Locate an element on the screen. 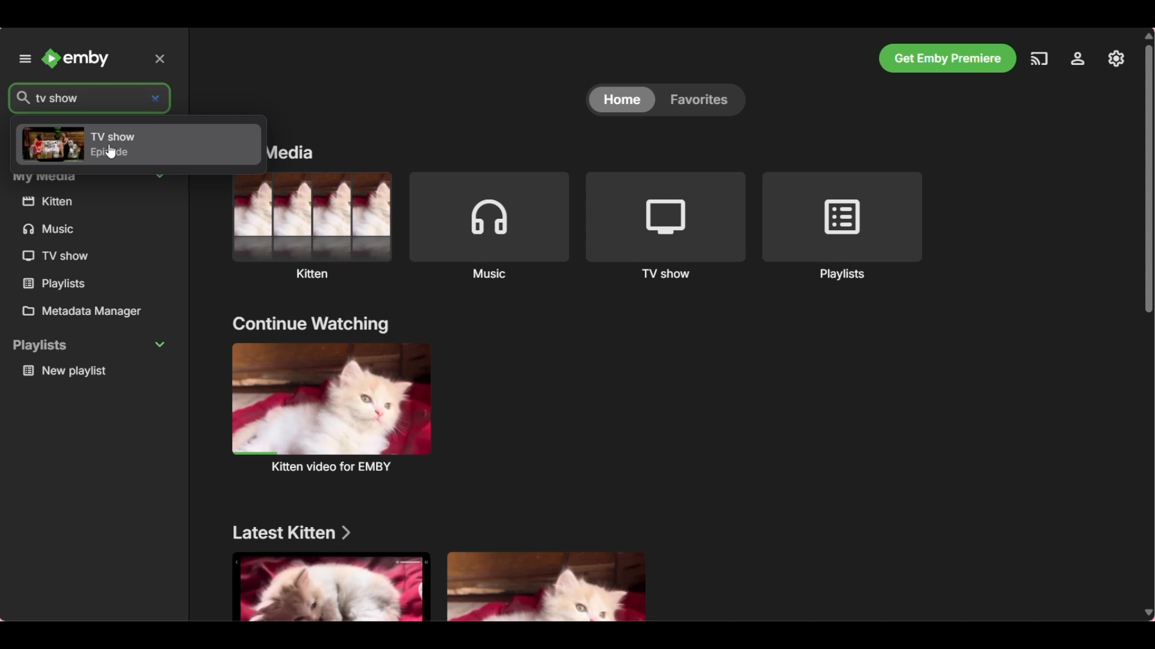  Get Emby premiere is located at coordinates (947, 58).